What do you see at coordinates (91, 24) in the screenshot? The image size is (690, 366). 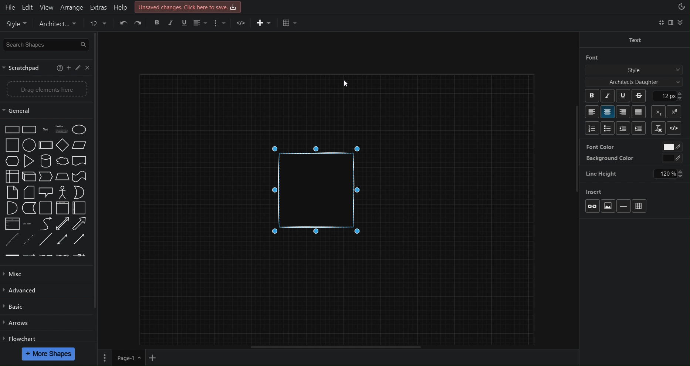 I see `Zoom Out` at bounding box center [91, 24].